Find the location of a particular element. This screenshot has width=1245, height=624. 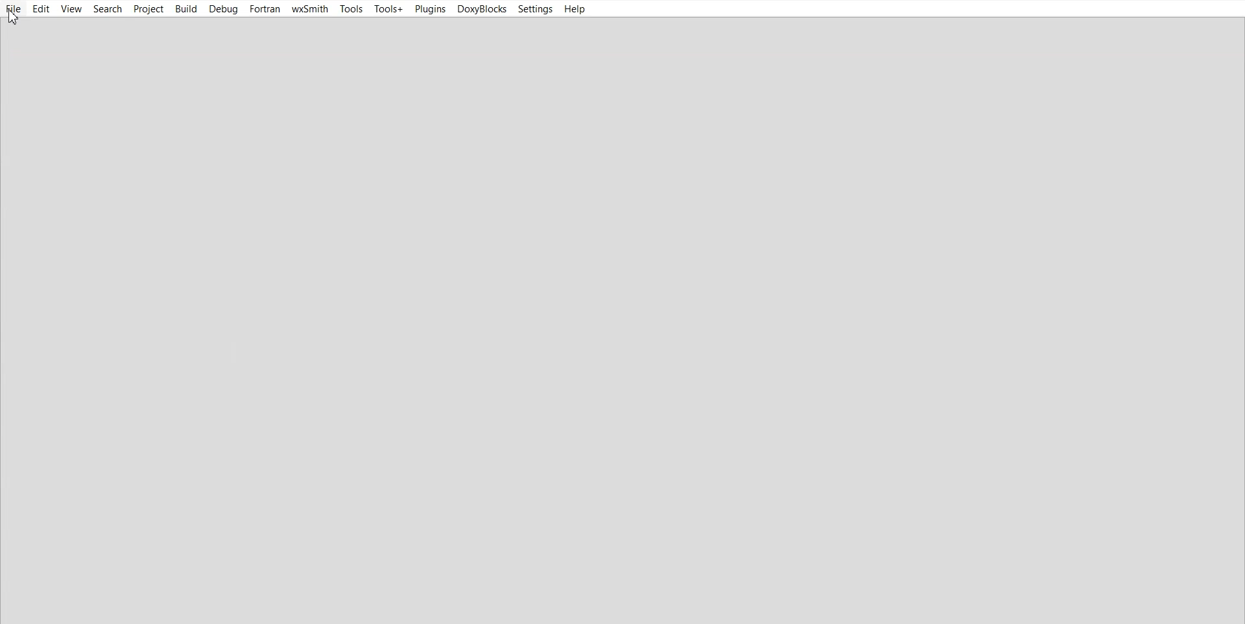

Cursor is located at coordinates (14, 18).